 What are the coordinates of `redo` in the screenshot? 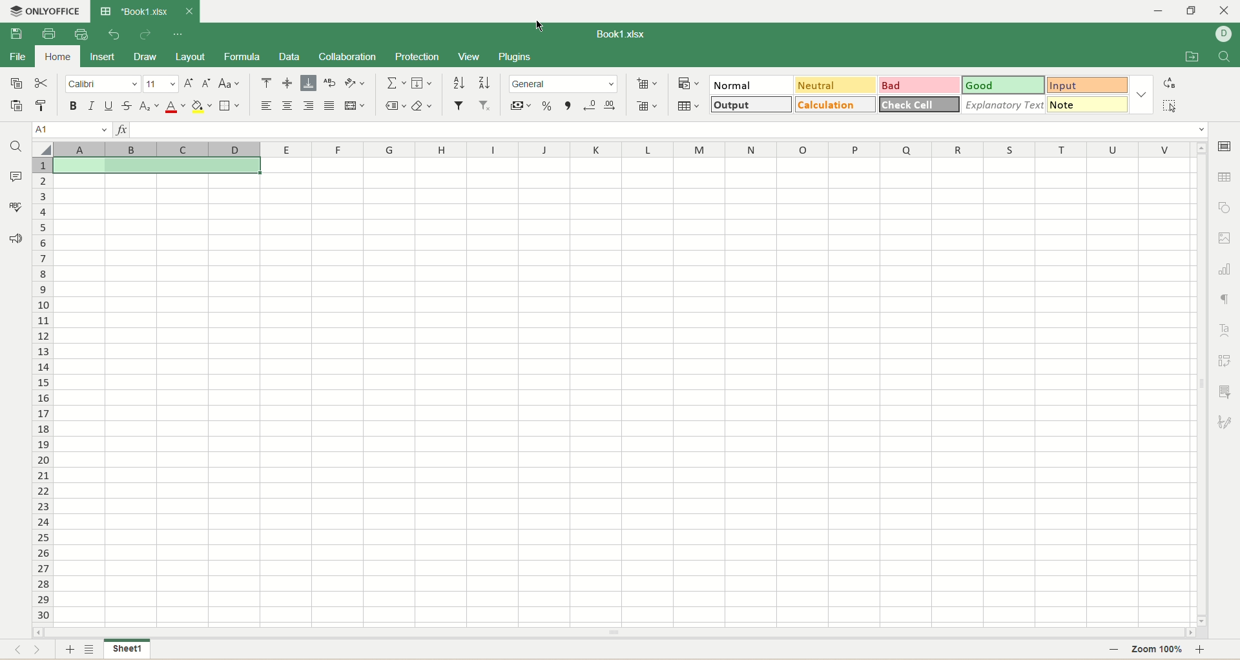 It's located at (145, 34).